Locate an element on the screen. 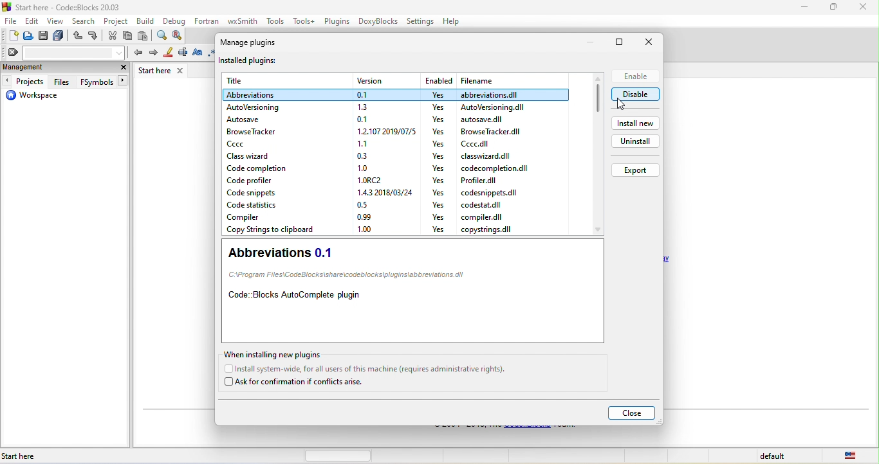 Image resolution: width=879 pixels, height=464 pixels. version  is located at coordinates (365, 228).